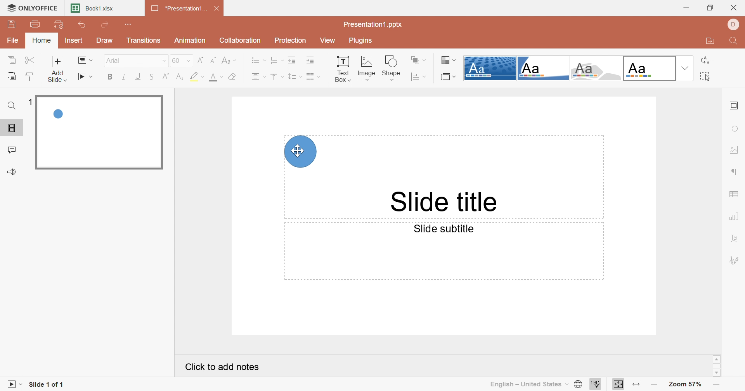 Image resolution: width=745 pixels, height=391 pixels. I want to click on Comments, so click(12, 151).